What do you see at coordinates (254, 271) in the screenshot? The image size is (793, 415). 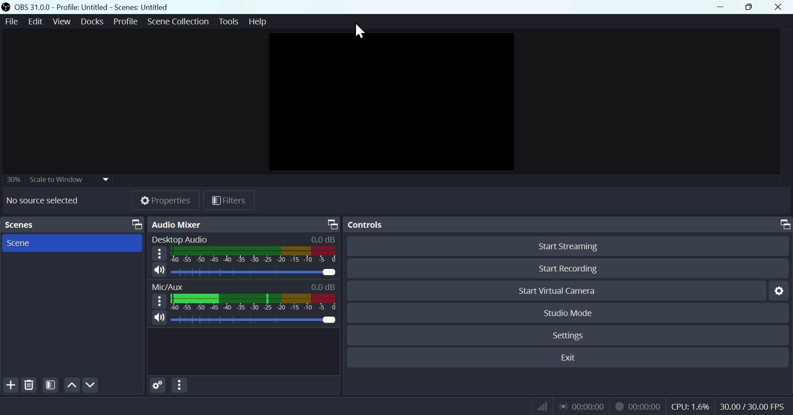 I see `Desktop Audio` at bounding box center [254, 271].